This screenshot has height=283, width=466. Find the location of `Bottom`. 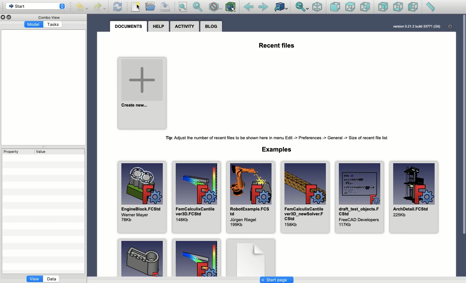

Bottom is located at coordinates (398, 7).